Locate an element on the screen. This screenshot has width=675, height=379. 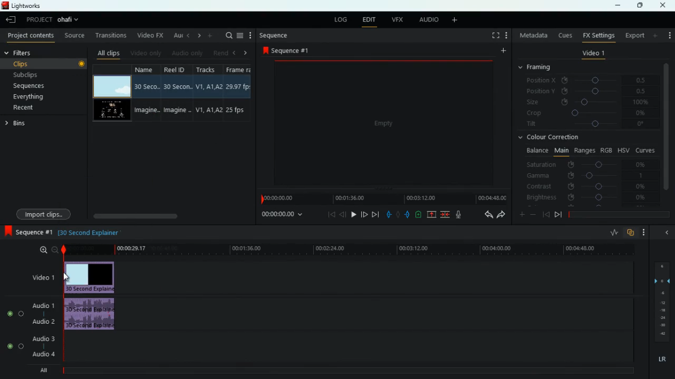
Audio is located at coordinates (13, 313).